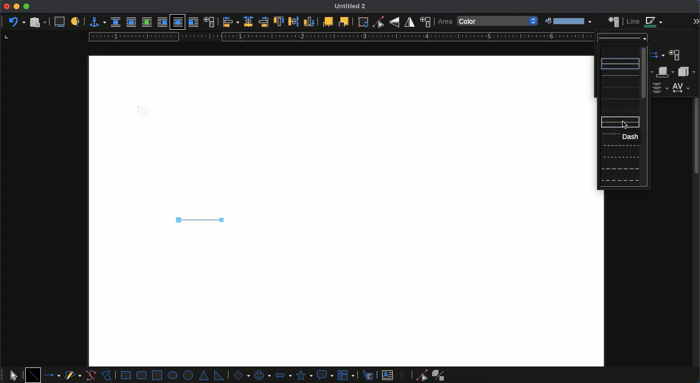 The width and height of the screenshot is (700, 383). Describe the element at coordinates (659, 55) in the screenshot. I see `start and end arrow heads` at that location.